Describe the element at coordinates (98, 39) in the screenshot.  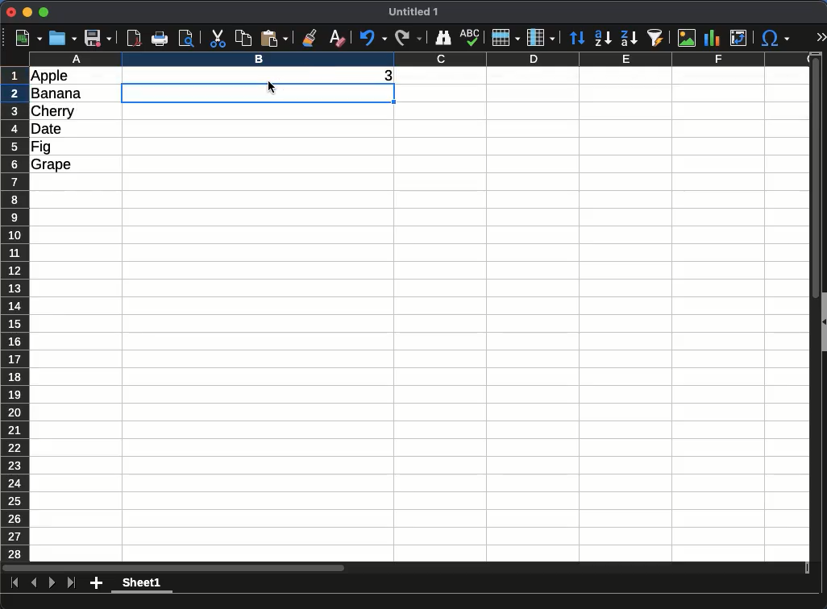
I see `save` at that location.